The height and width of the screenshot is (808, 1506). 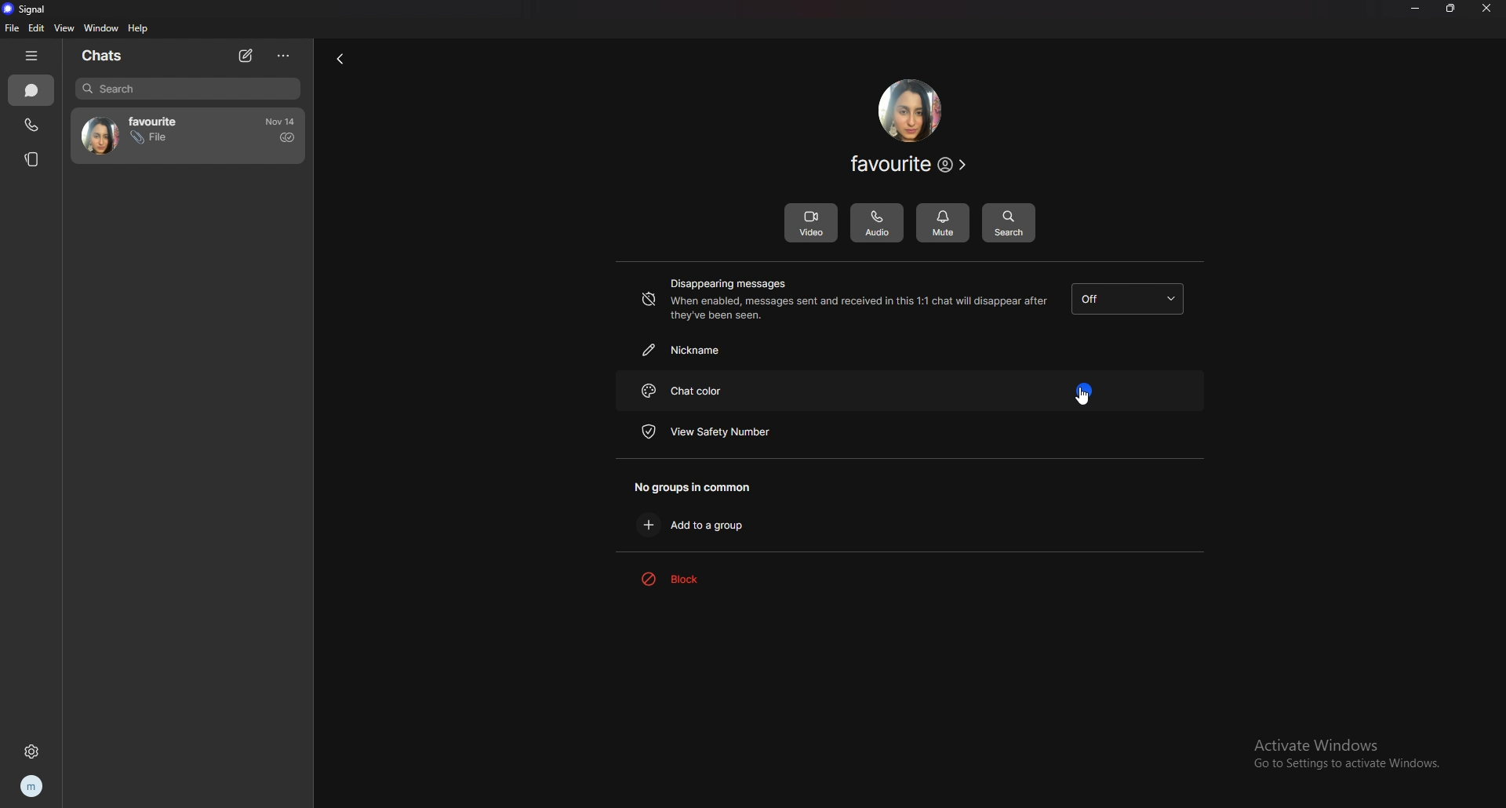 What do you see at coordinates (915, 391) in the screenshot?
I see `chat color` at bounding box center [915, 391].